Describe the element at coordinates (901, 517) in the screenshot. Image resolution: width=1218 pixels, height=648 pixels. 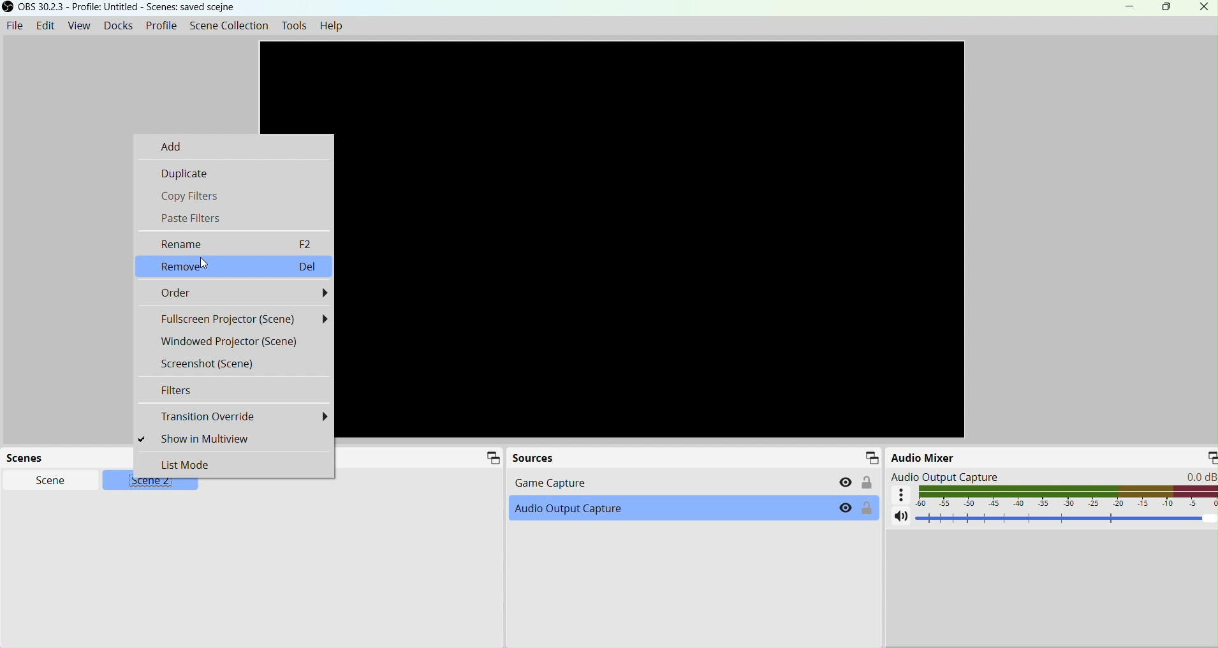
I see `Volume mute/ unmute ` at that location.